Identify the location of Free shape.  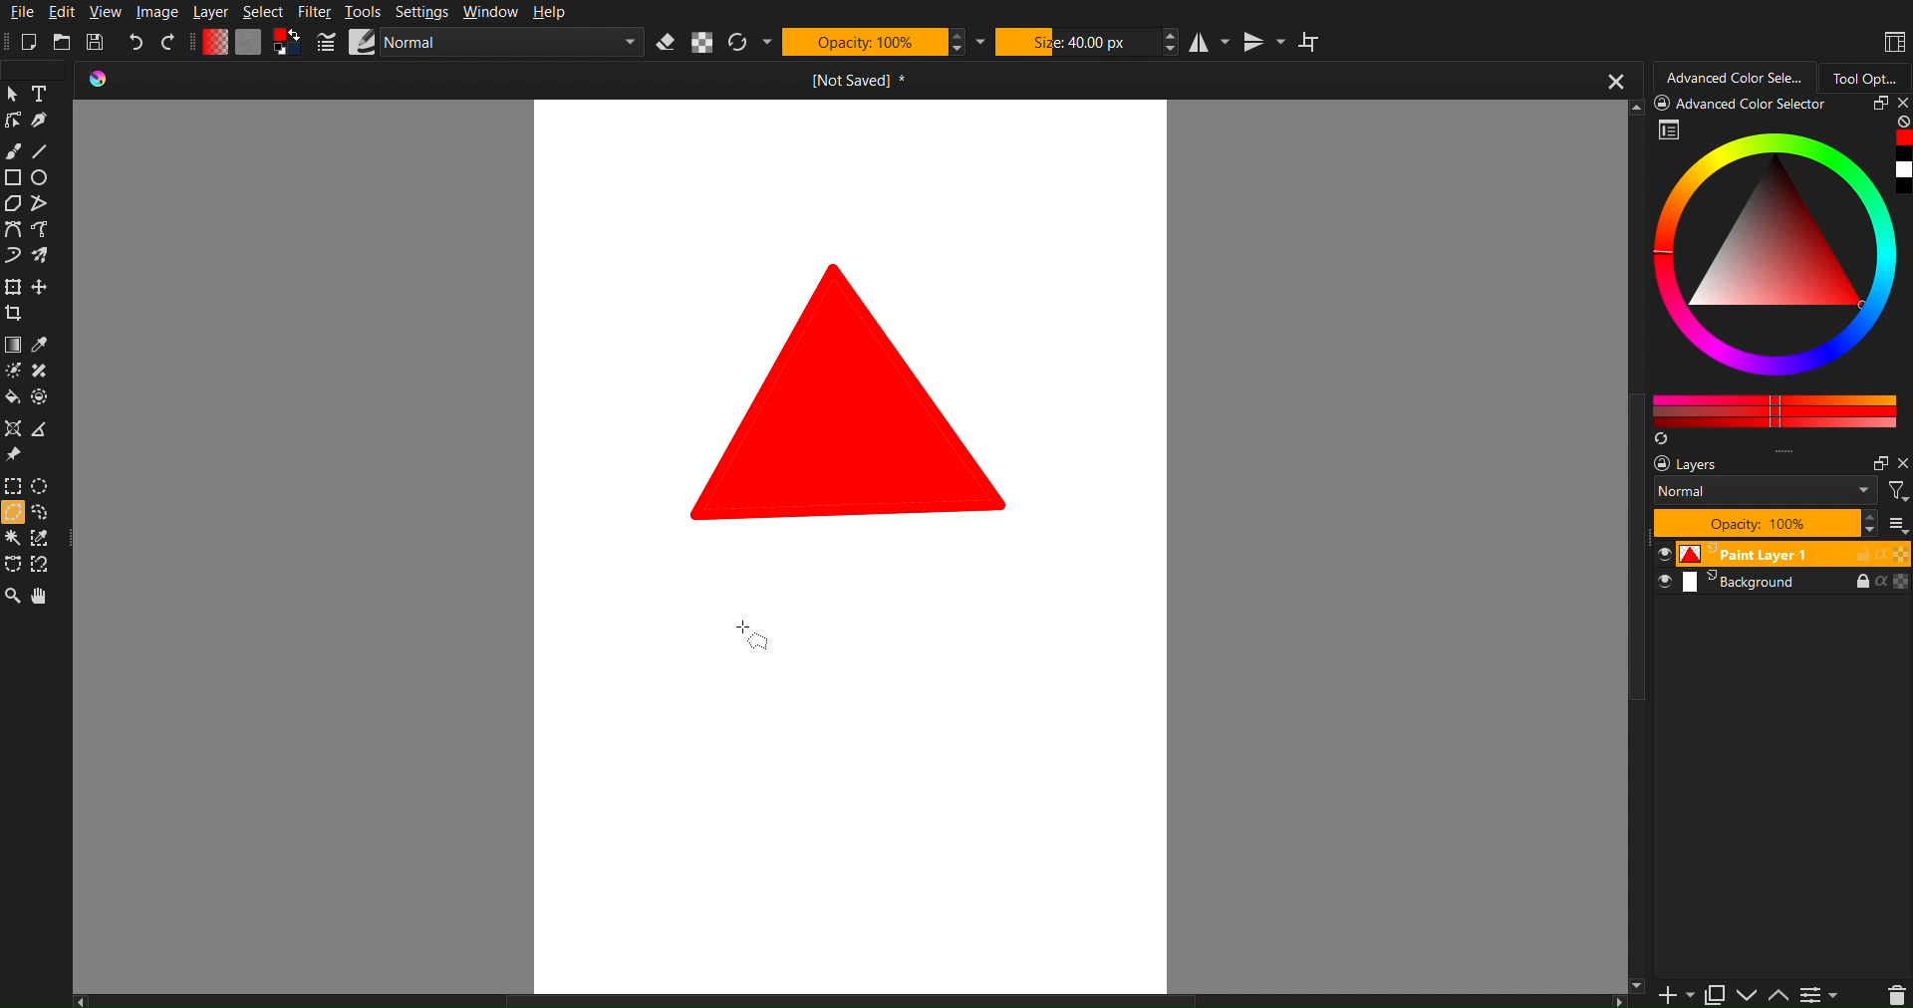
(38, 204).